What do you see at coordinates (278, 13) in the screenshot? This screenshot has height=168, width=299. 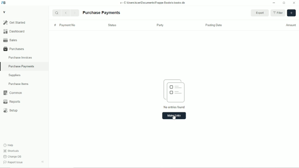 I see `Filter` at bounding box center [278, 13].